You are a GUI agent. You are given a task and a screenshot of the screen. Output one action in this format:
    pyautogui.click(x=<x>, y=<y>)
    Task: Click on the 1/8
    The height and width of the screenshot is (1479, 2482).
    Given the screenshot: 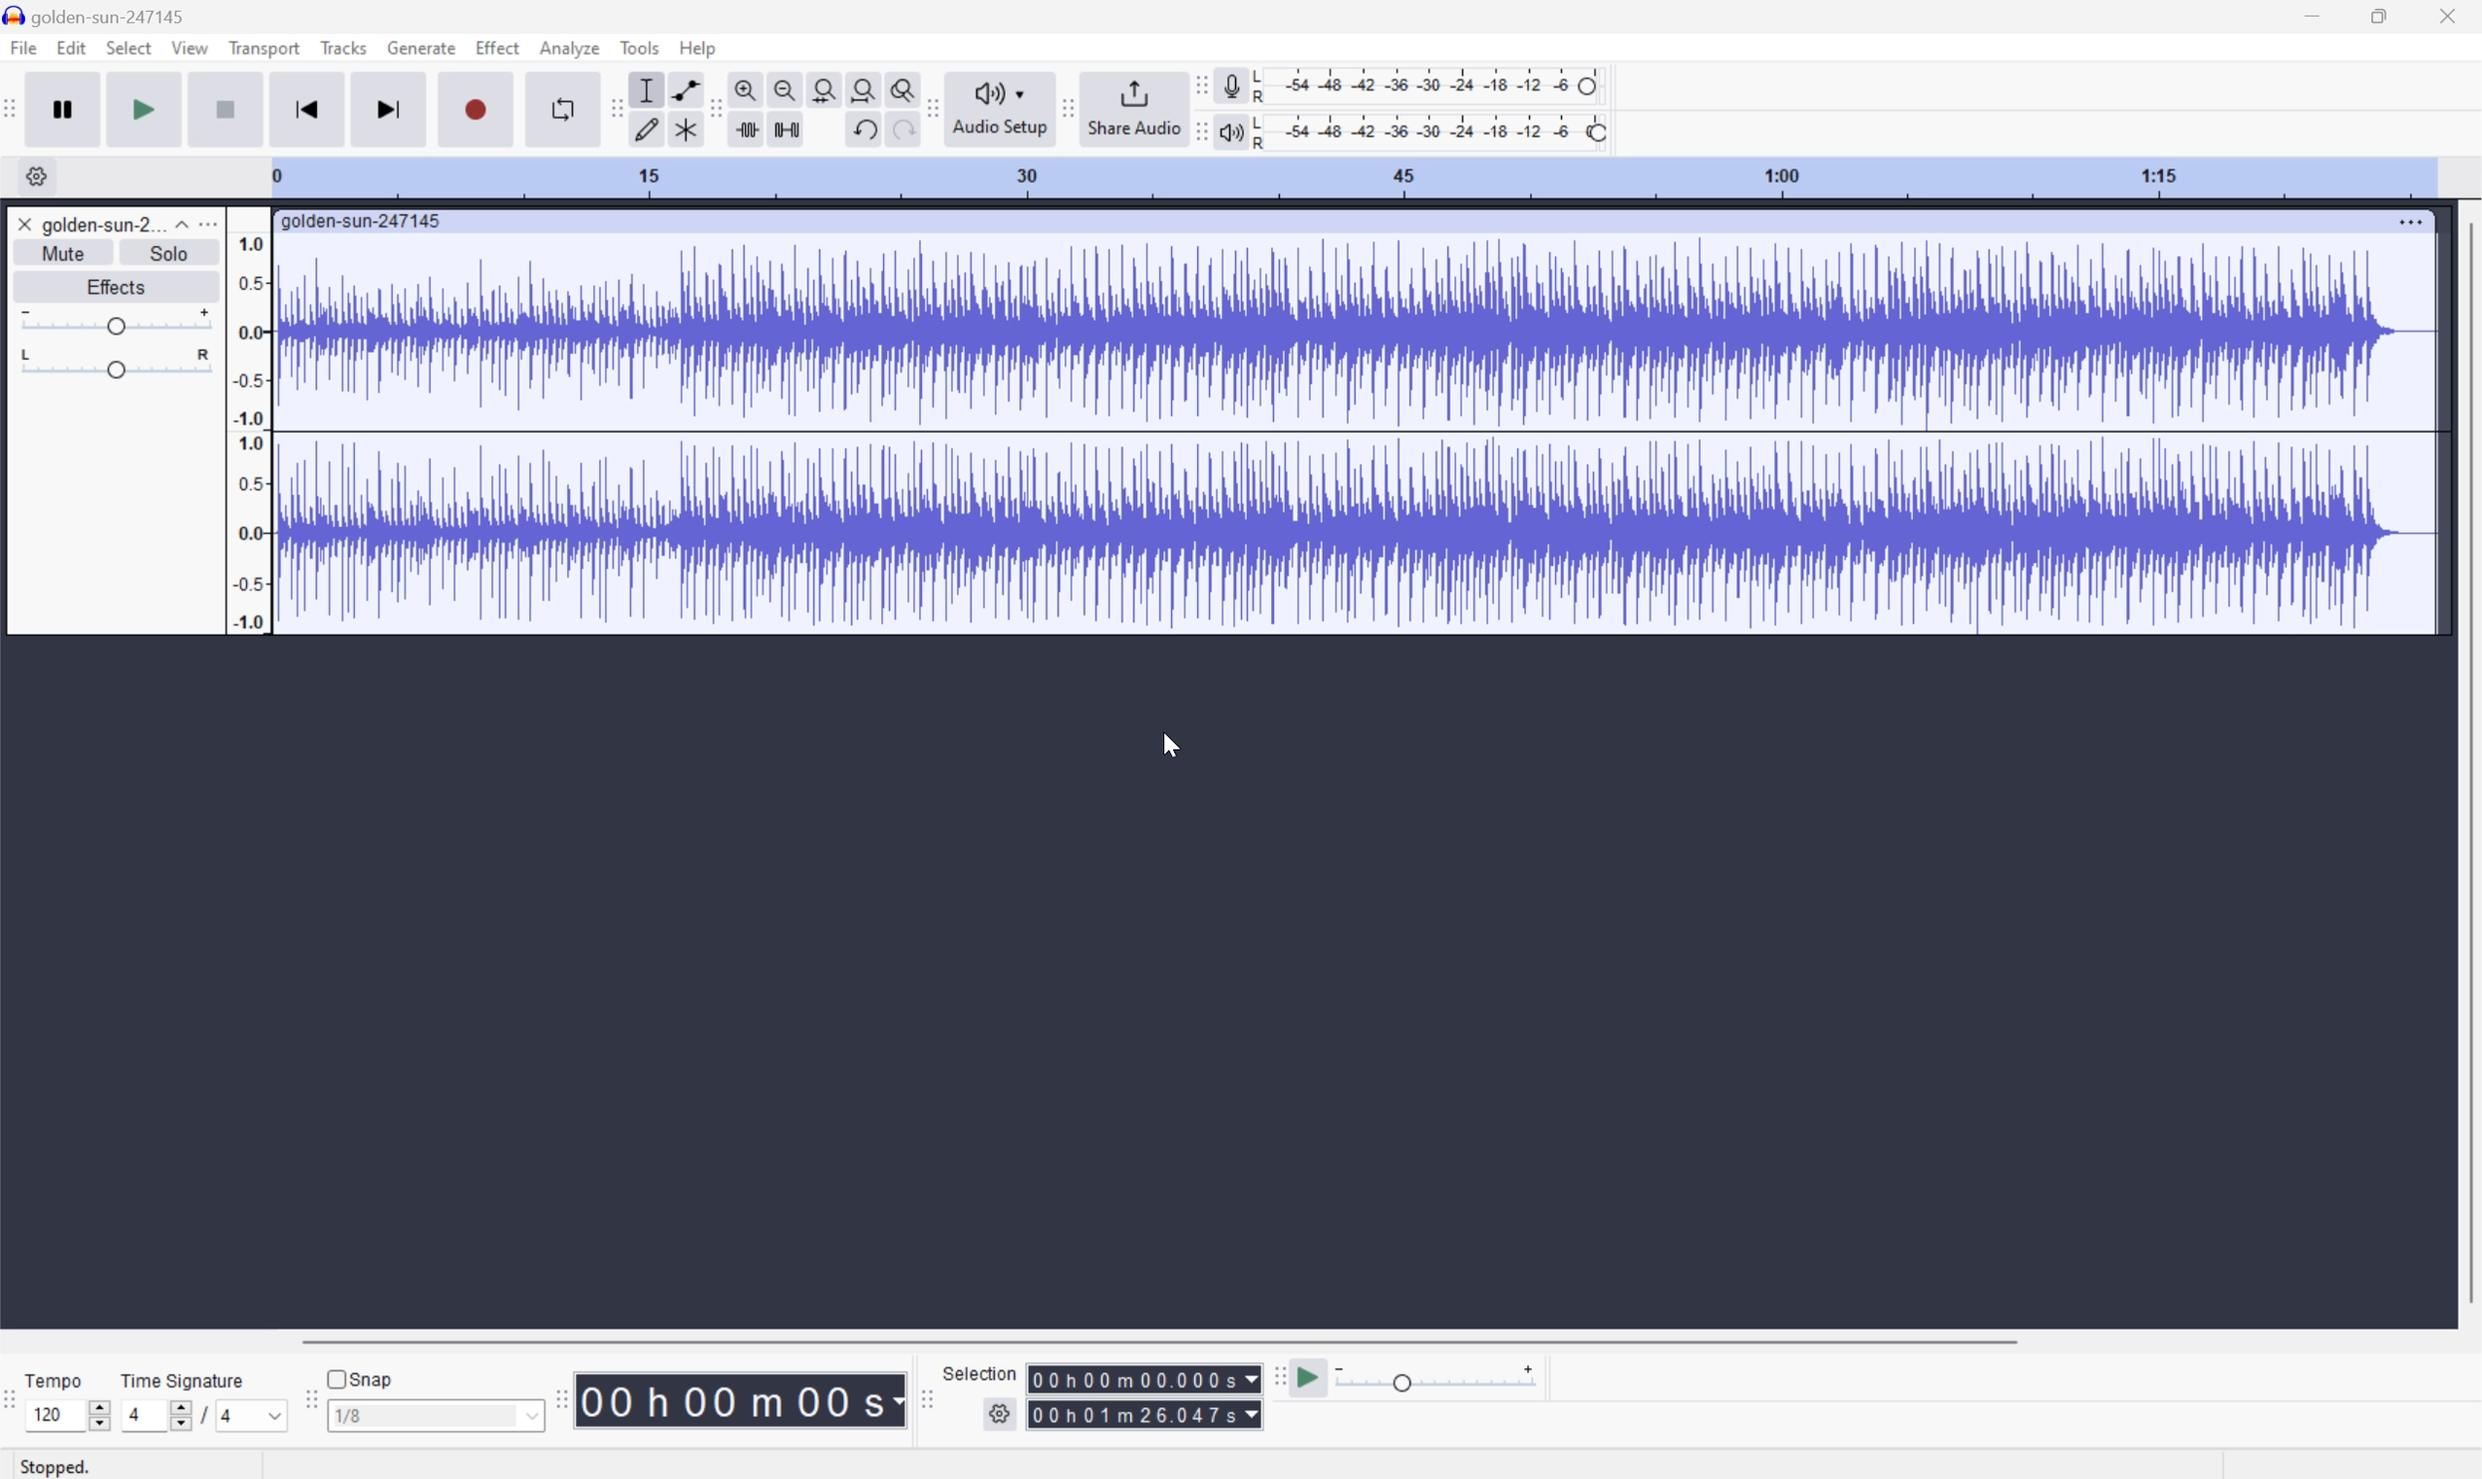 What is the action you would take?
    pyautogui.click(x=433, y=1415)
    